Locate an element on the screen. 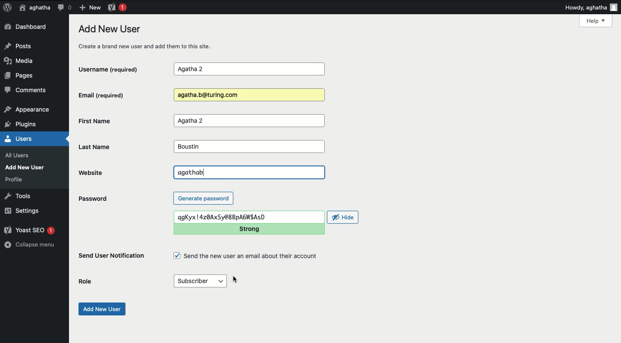 The height and width of the screenshot is (343, 621). Logo is located at coordinates (7, 8).